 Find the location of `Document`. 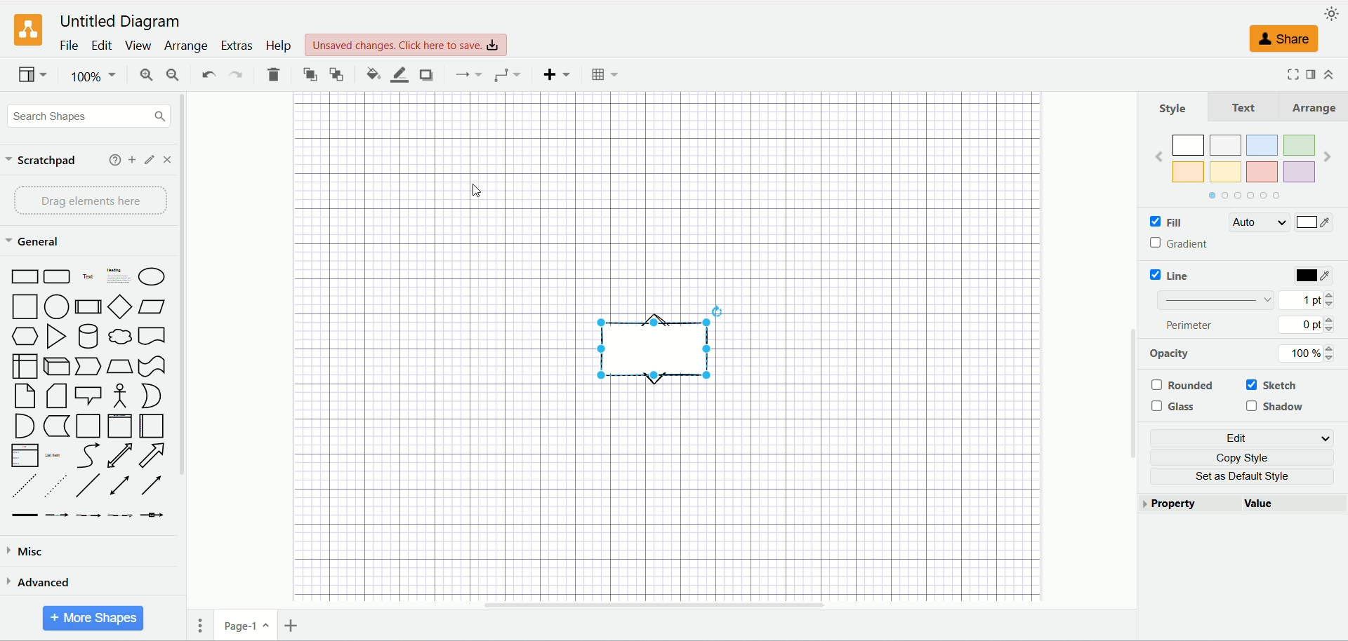

Document is located at coordinates (155, 337).